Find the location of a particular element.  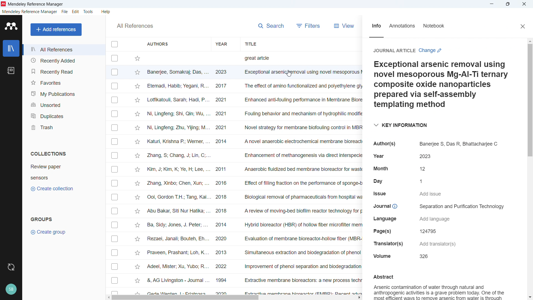

add references is located at coordinates (56, 29).